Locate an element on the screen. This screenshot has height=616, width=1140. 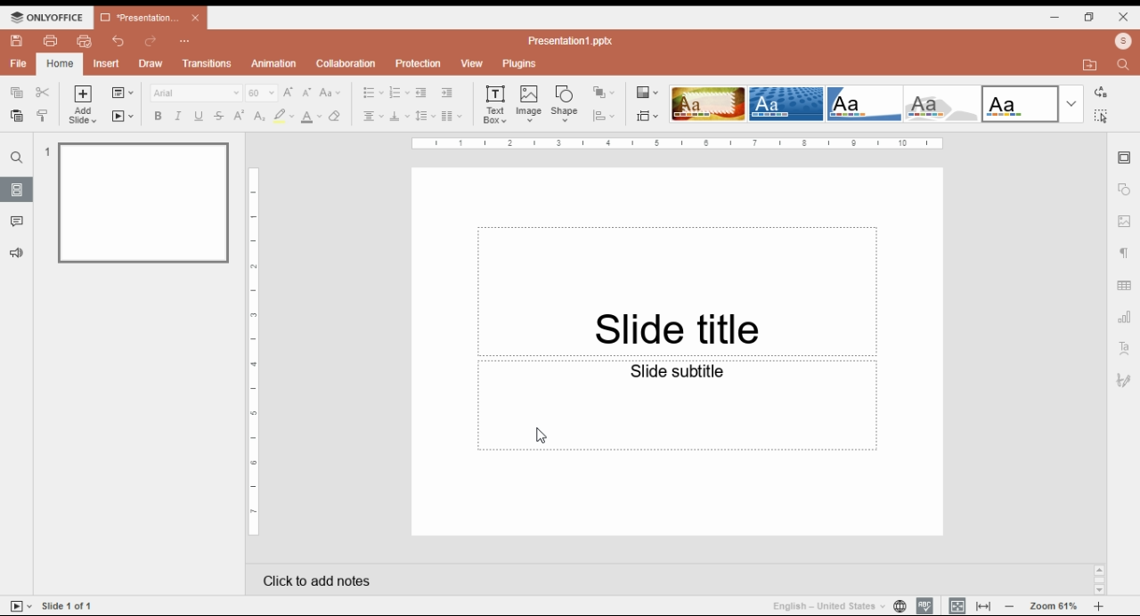
bold is located at coordinates (157, 116).